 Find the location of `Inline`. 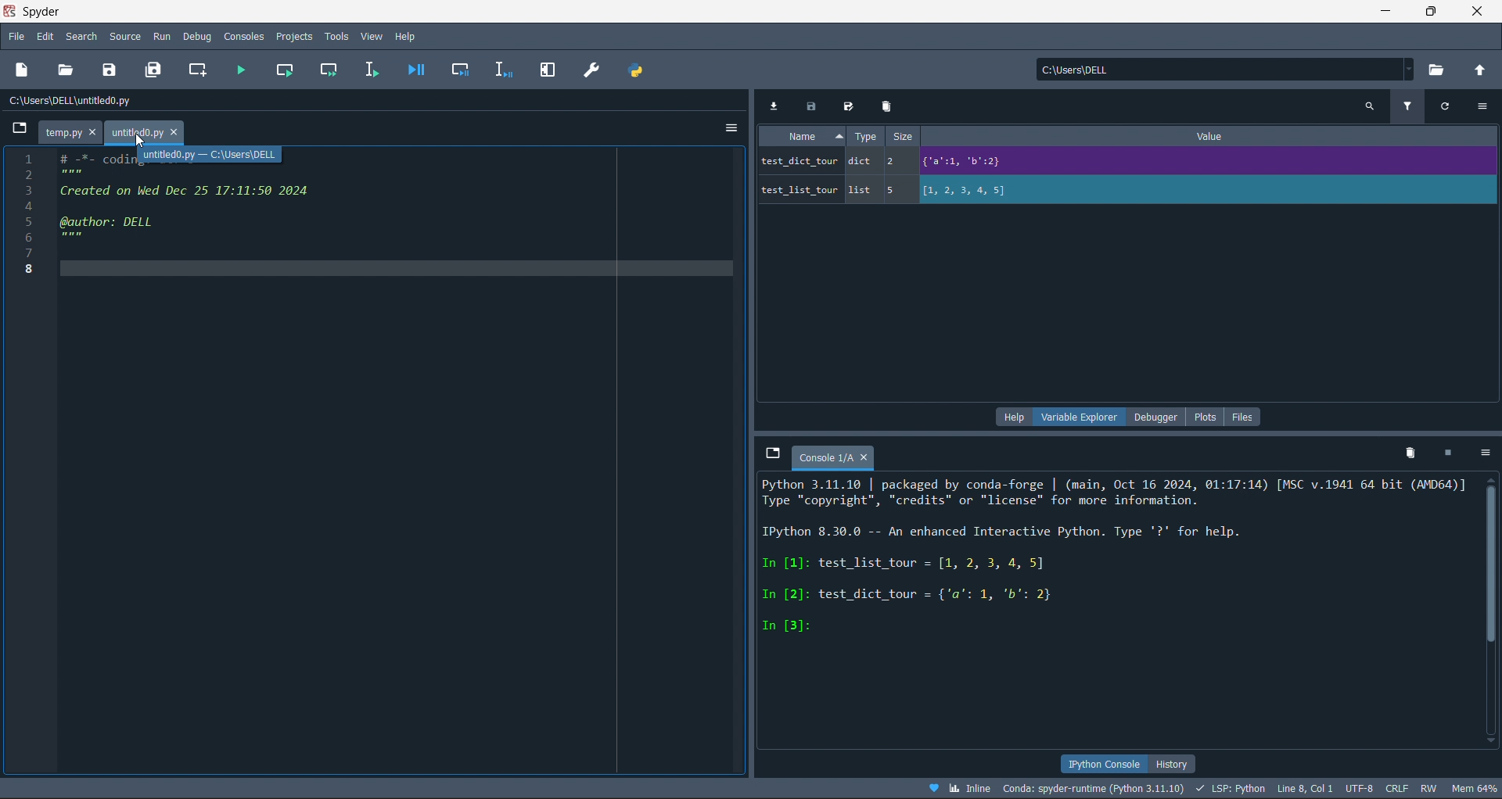

Inline is located at coordinates (960, 789).